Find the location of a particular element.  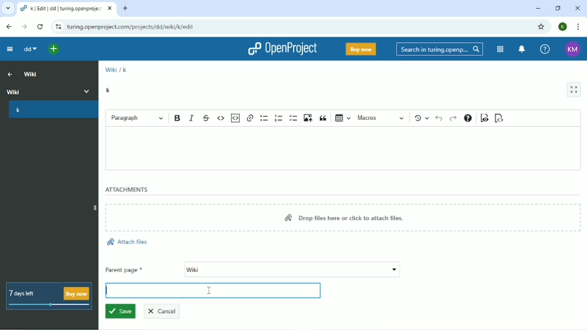

Wiki is located at coordinates (31, 74).